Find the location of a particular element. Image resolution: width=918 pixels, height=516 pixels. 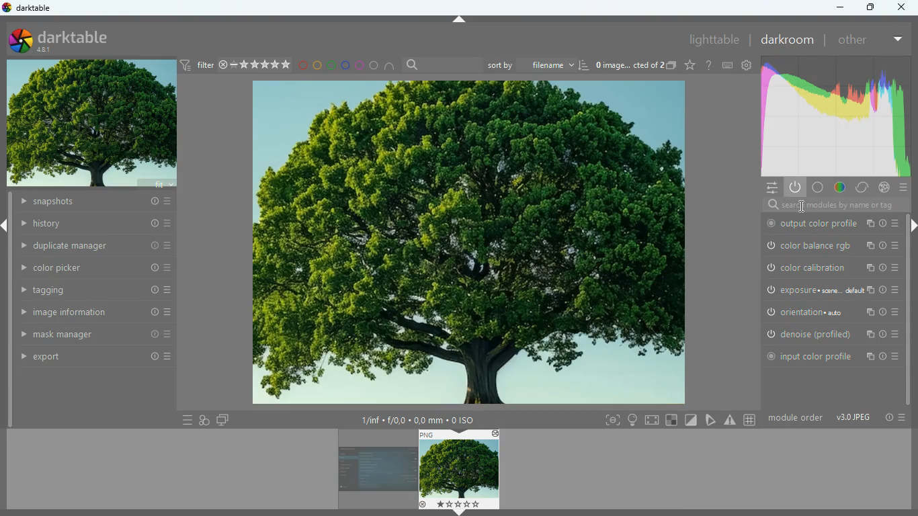

exposure is located at coordinates (829, 290).